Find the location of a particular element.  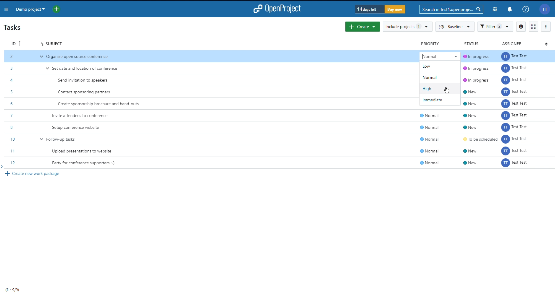

Settings is located at coordinates (546, 44).